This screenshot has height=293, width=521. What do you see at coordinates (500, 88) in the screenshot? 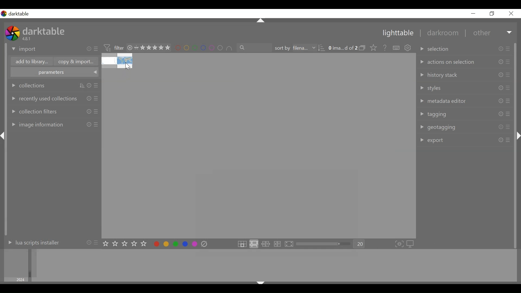
I see `` at bounding box center [500, 88].